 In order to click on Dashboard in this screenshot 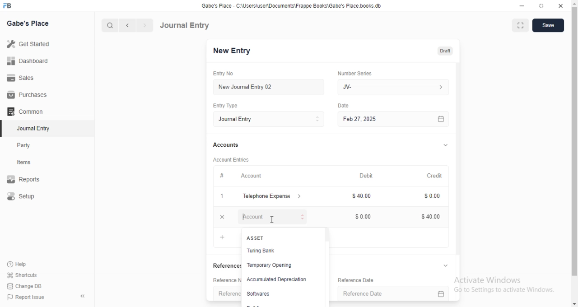, I will do `click(28, 61)`.